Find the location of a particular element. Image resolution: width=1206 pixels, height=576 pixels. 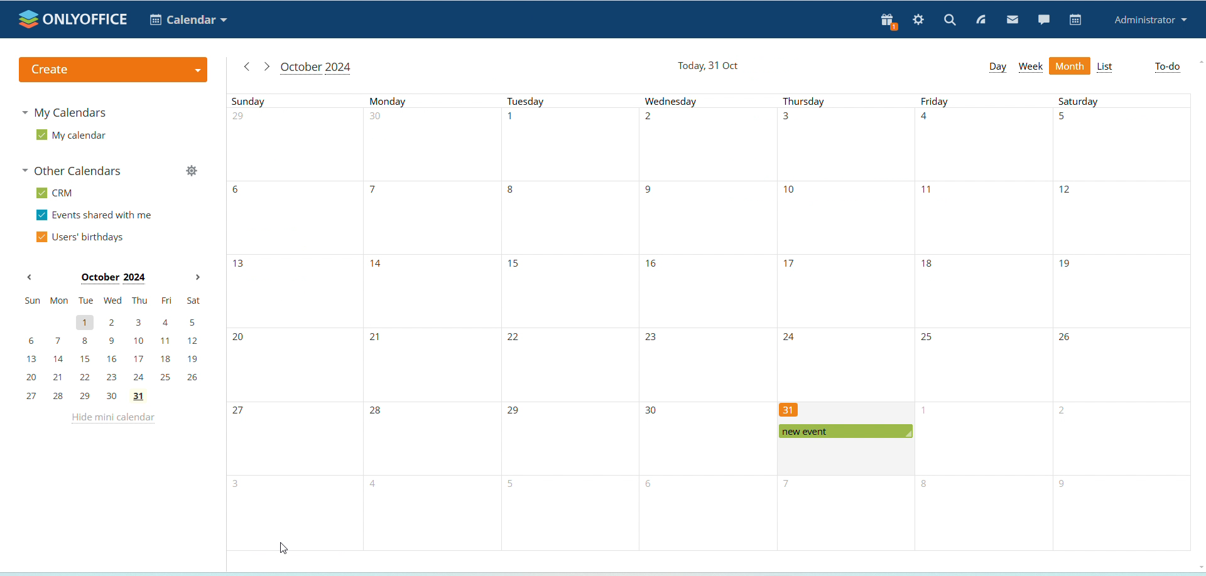

manage is located at coordinates (191, 173).